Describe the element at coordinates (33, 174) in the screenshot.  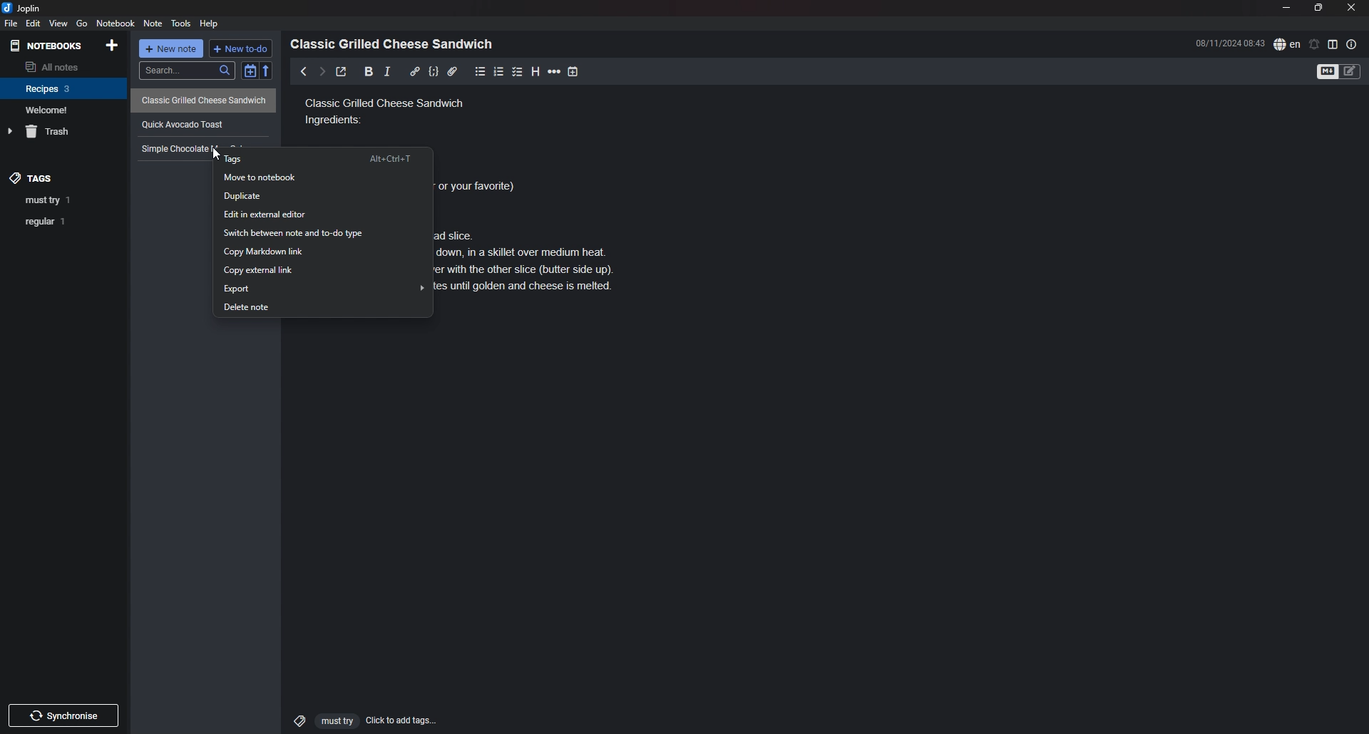
I see `tags` at that location.